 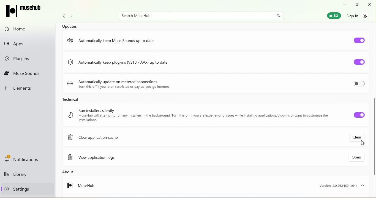 I want to click on Run installers silently MuseHub will attempt to run any installers in the background. Turn this off if you are experiencing issues while installing applications plug-ins or want to customize the installations., so click(x=197, y=115).